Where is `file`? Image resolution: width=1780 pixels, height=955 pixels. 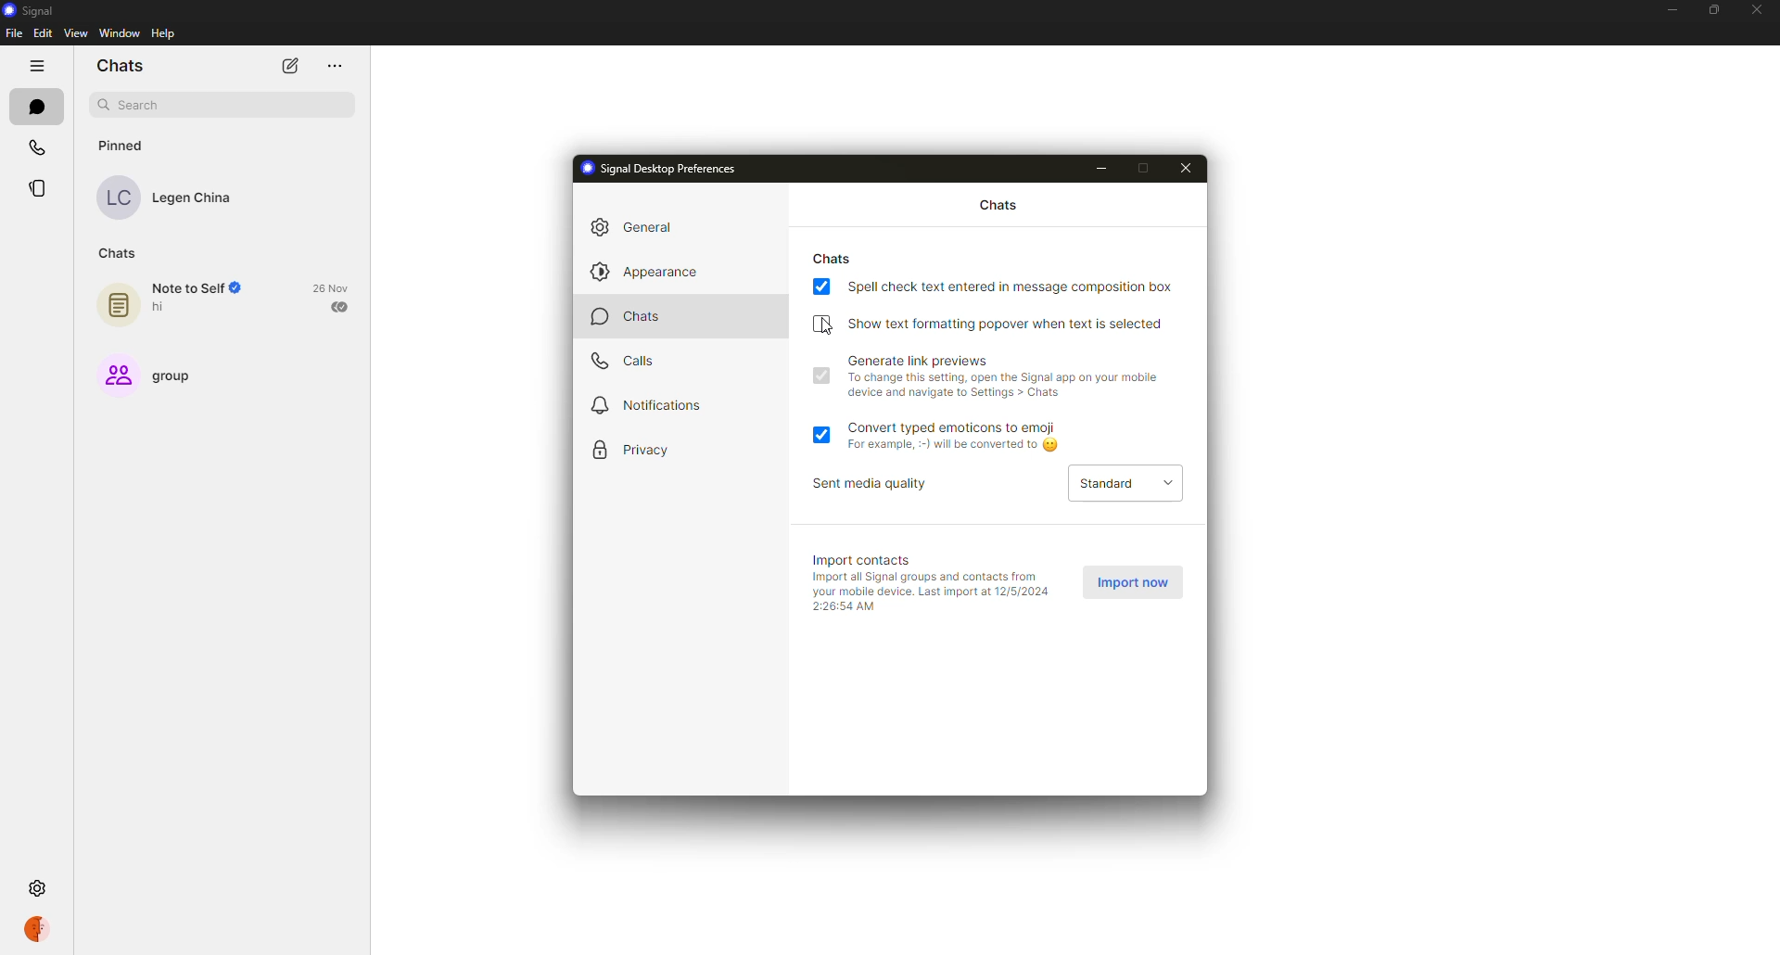
file is located at coordinates (14, 32).